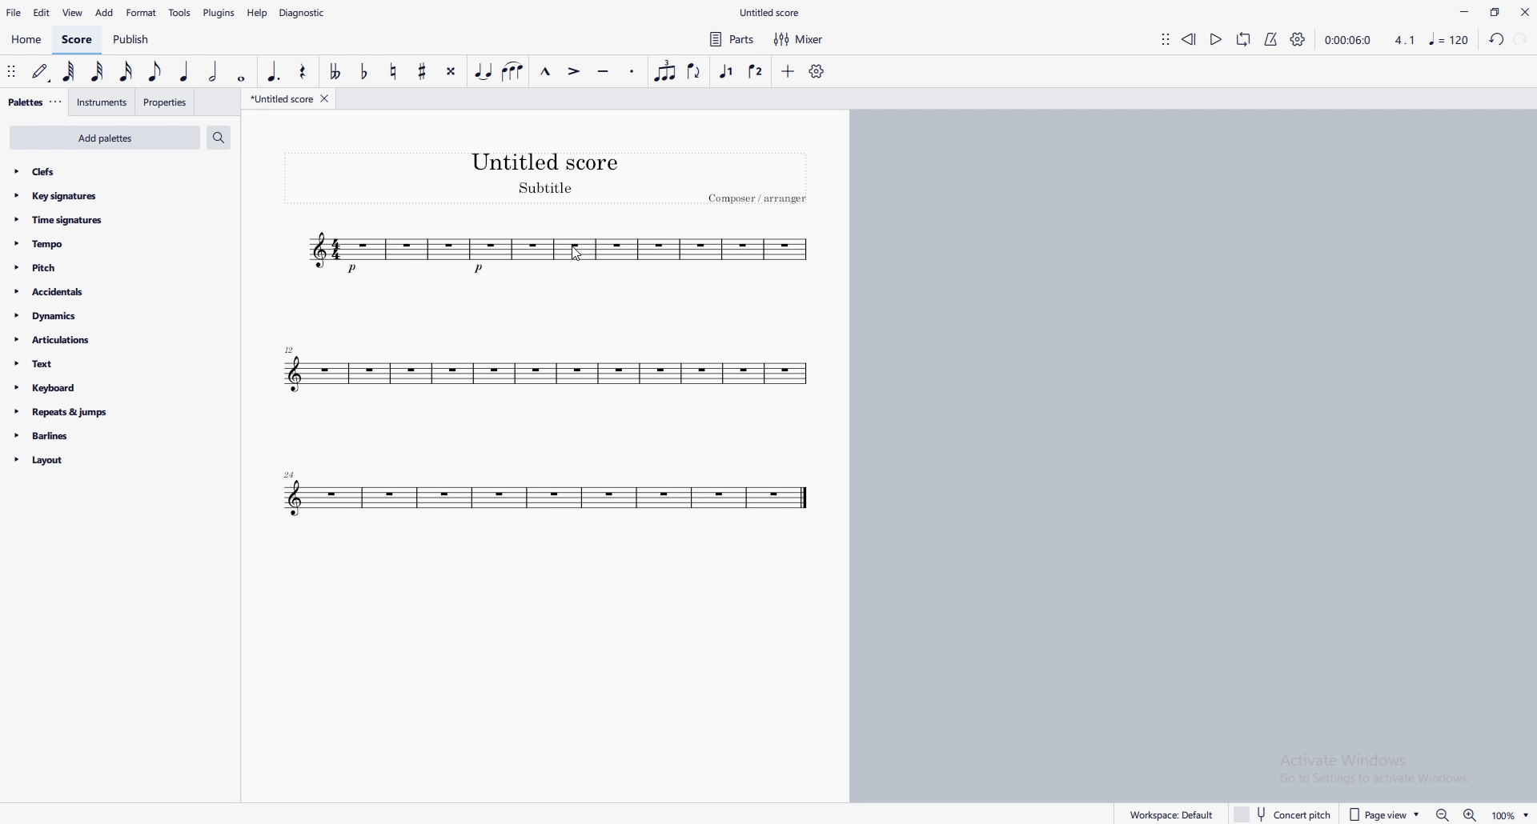 Image resolution: width=1537 pixels, height=824 pixels. What do you see at coordinates (1348, 38) in the screenshot?
I see `time` at bounding box center [1348, 38].